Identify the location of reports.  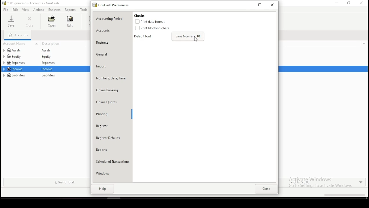
(70, 10).